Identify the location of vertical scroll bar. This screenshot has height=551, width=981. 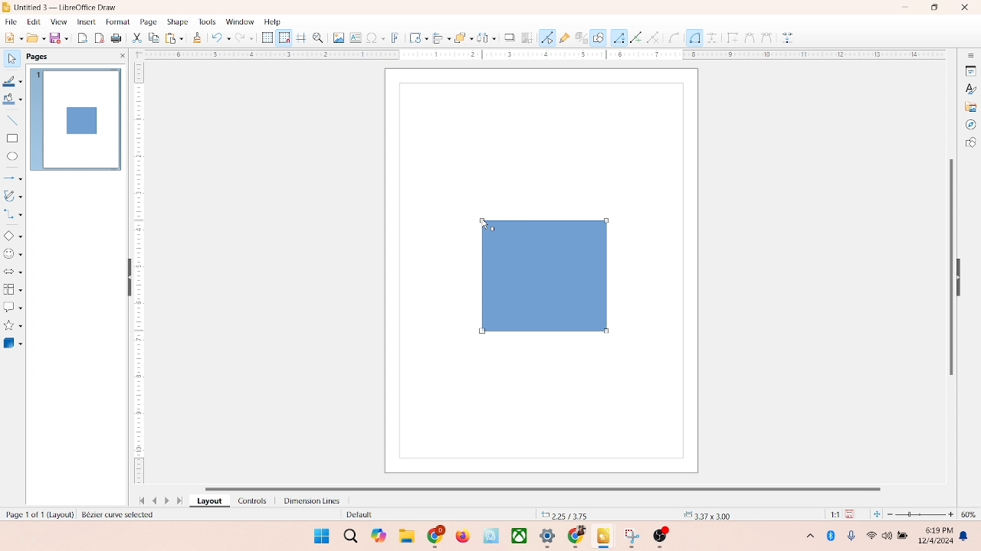
(950, 266).